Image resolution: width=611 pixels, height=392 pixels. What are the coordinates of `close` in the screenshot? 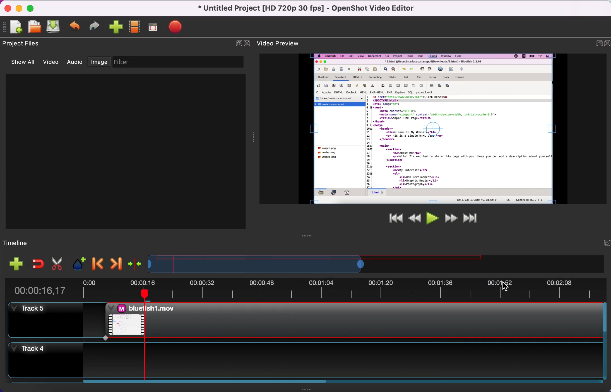 It's located at (9, 9).